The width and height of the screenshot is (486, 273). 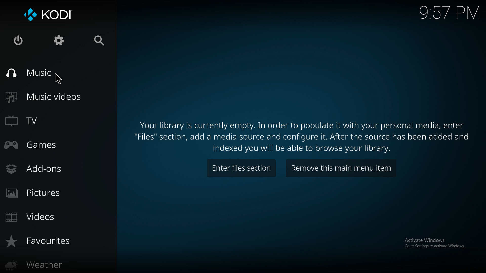 What do you see at coordinates (50, 98) in the screenshot?
I see `music videos` at bounding box center [50, 98].